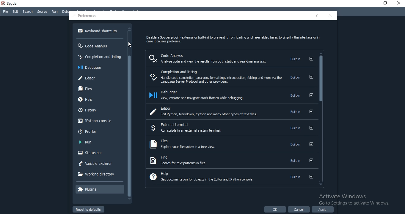  Describe the element at coordinates (183, 164) in the screenshot. I see `¥ Search for text pattems in files.` at that location.